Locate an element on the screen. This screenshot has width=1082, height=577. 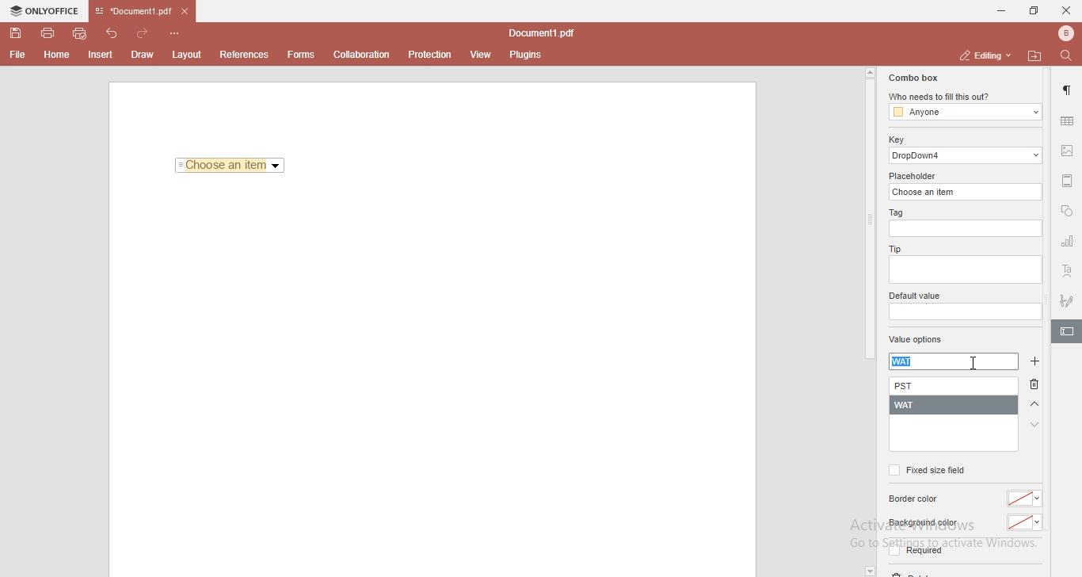
empty box is located at coordinates (964, 271).